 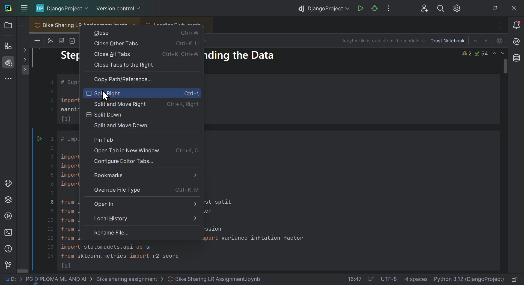 I want to click on file data, so click(x=387, y=279).